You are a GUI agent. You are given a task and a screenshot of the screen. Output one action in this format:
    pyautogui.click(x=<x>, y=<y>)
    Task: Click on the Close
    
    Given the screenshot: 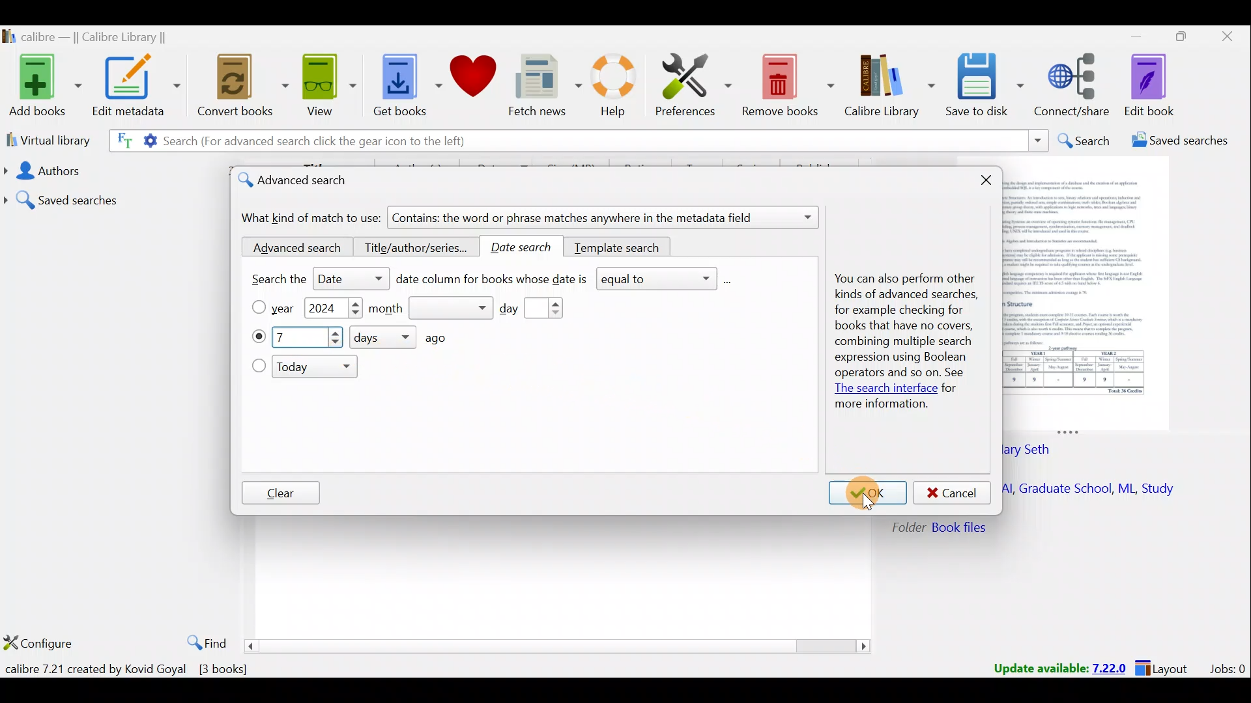 What is the action you would take?
    pyautogui.click(x=989, y=182)
    